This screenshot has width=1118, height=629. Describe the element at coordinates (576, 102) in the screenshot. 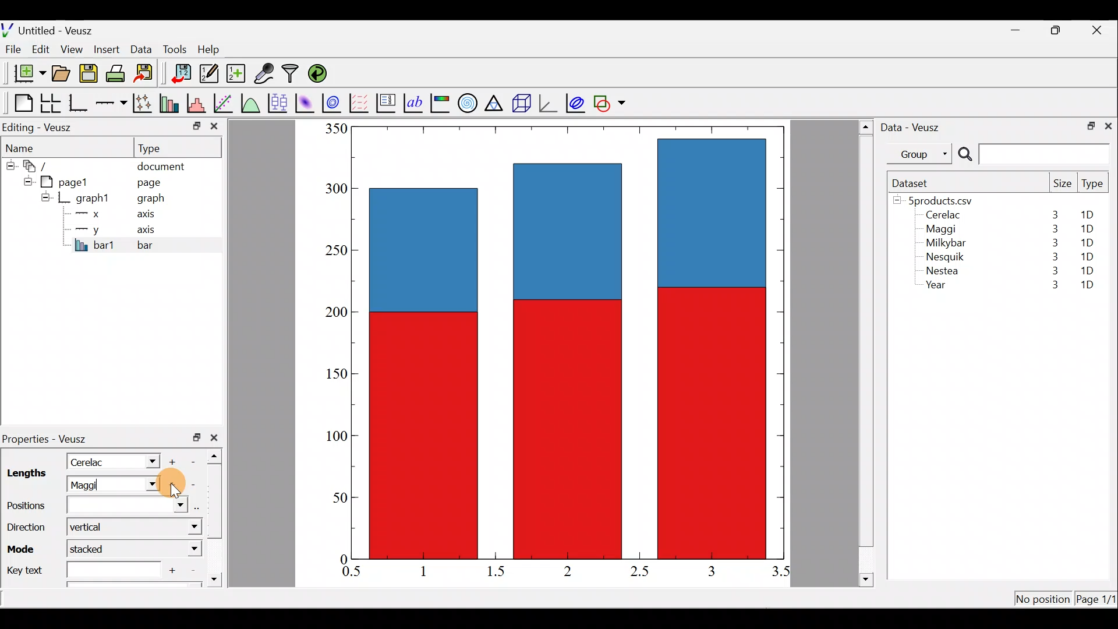

I see `plot covariance ellipses` at that location.